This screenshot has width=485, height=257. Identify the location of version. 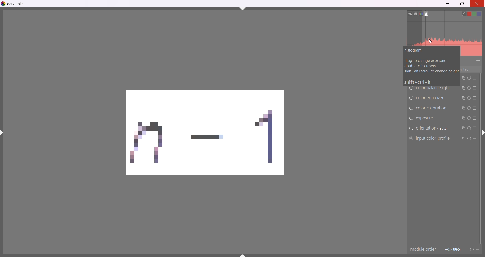
(453, 249).